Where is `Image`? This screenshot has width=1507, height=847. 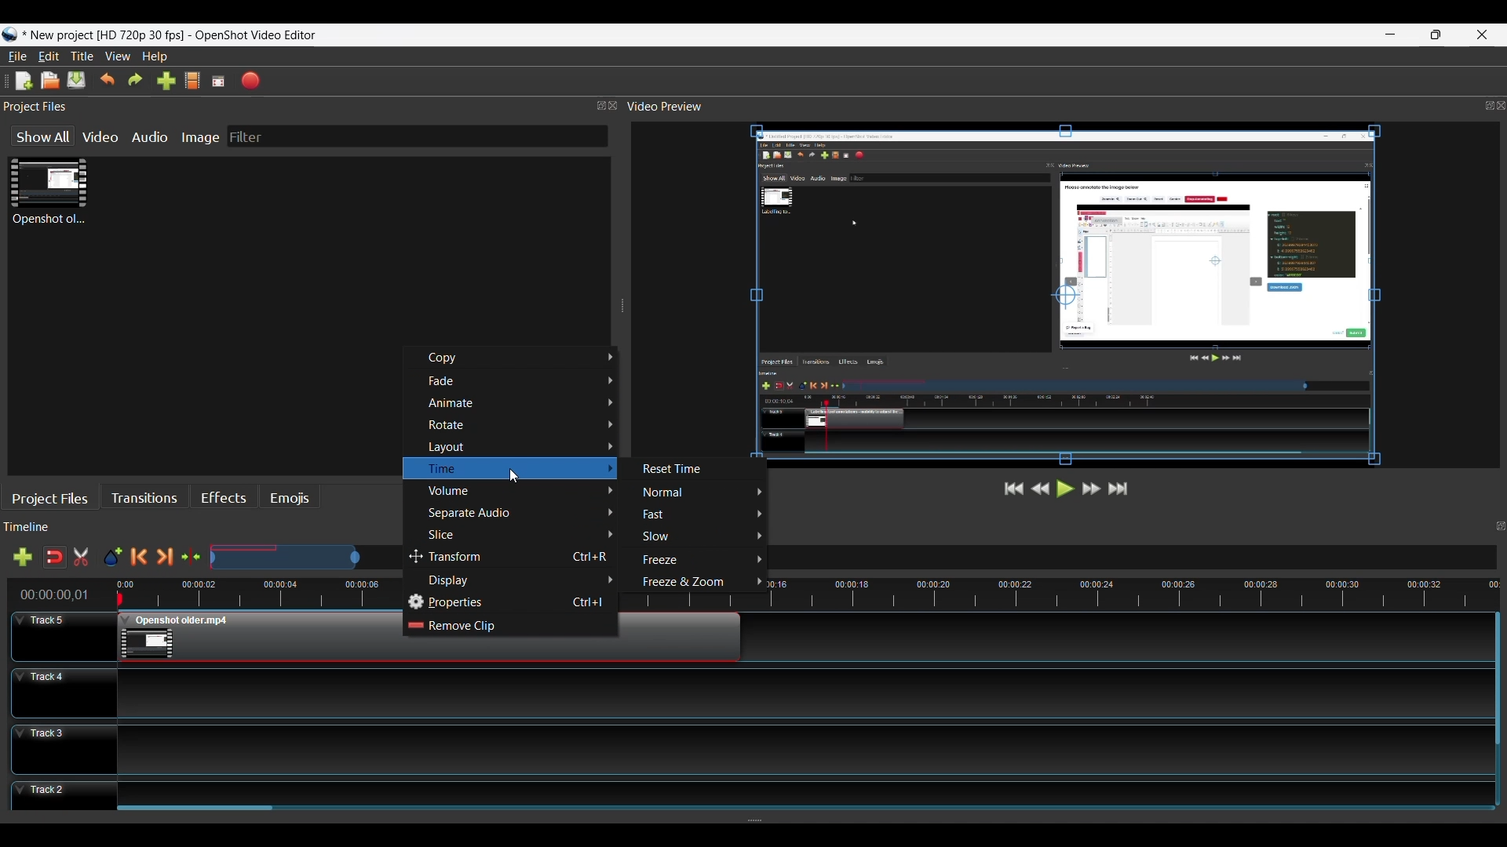
Image is located at coordinates (199, 138).